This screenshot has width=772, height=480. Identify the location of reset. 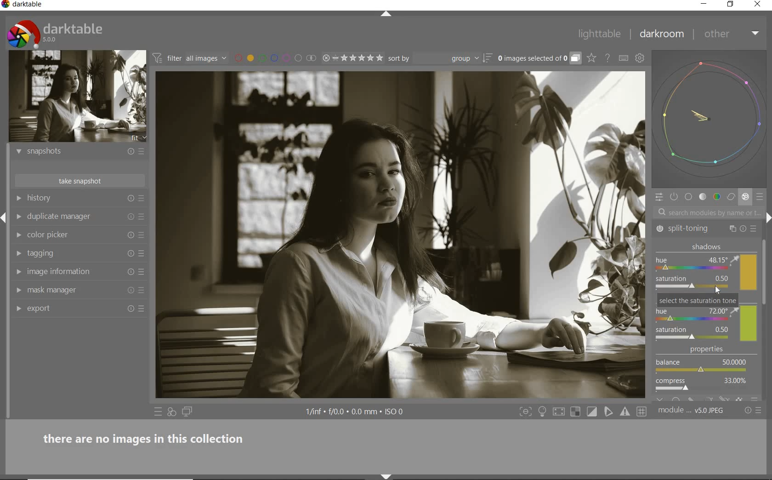
(129, 253).